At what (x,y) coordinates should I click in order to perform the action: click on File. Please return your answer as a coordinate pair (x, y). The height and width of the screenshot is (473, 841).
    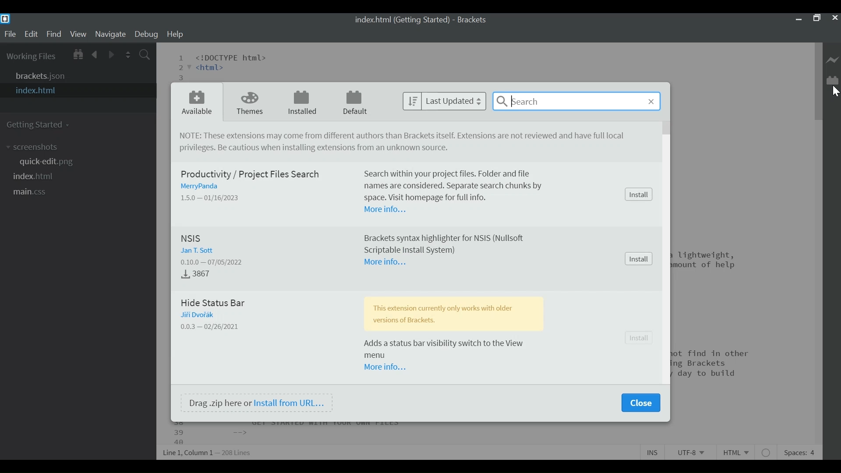
    Looking at the image, I should click on (10, 34).